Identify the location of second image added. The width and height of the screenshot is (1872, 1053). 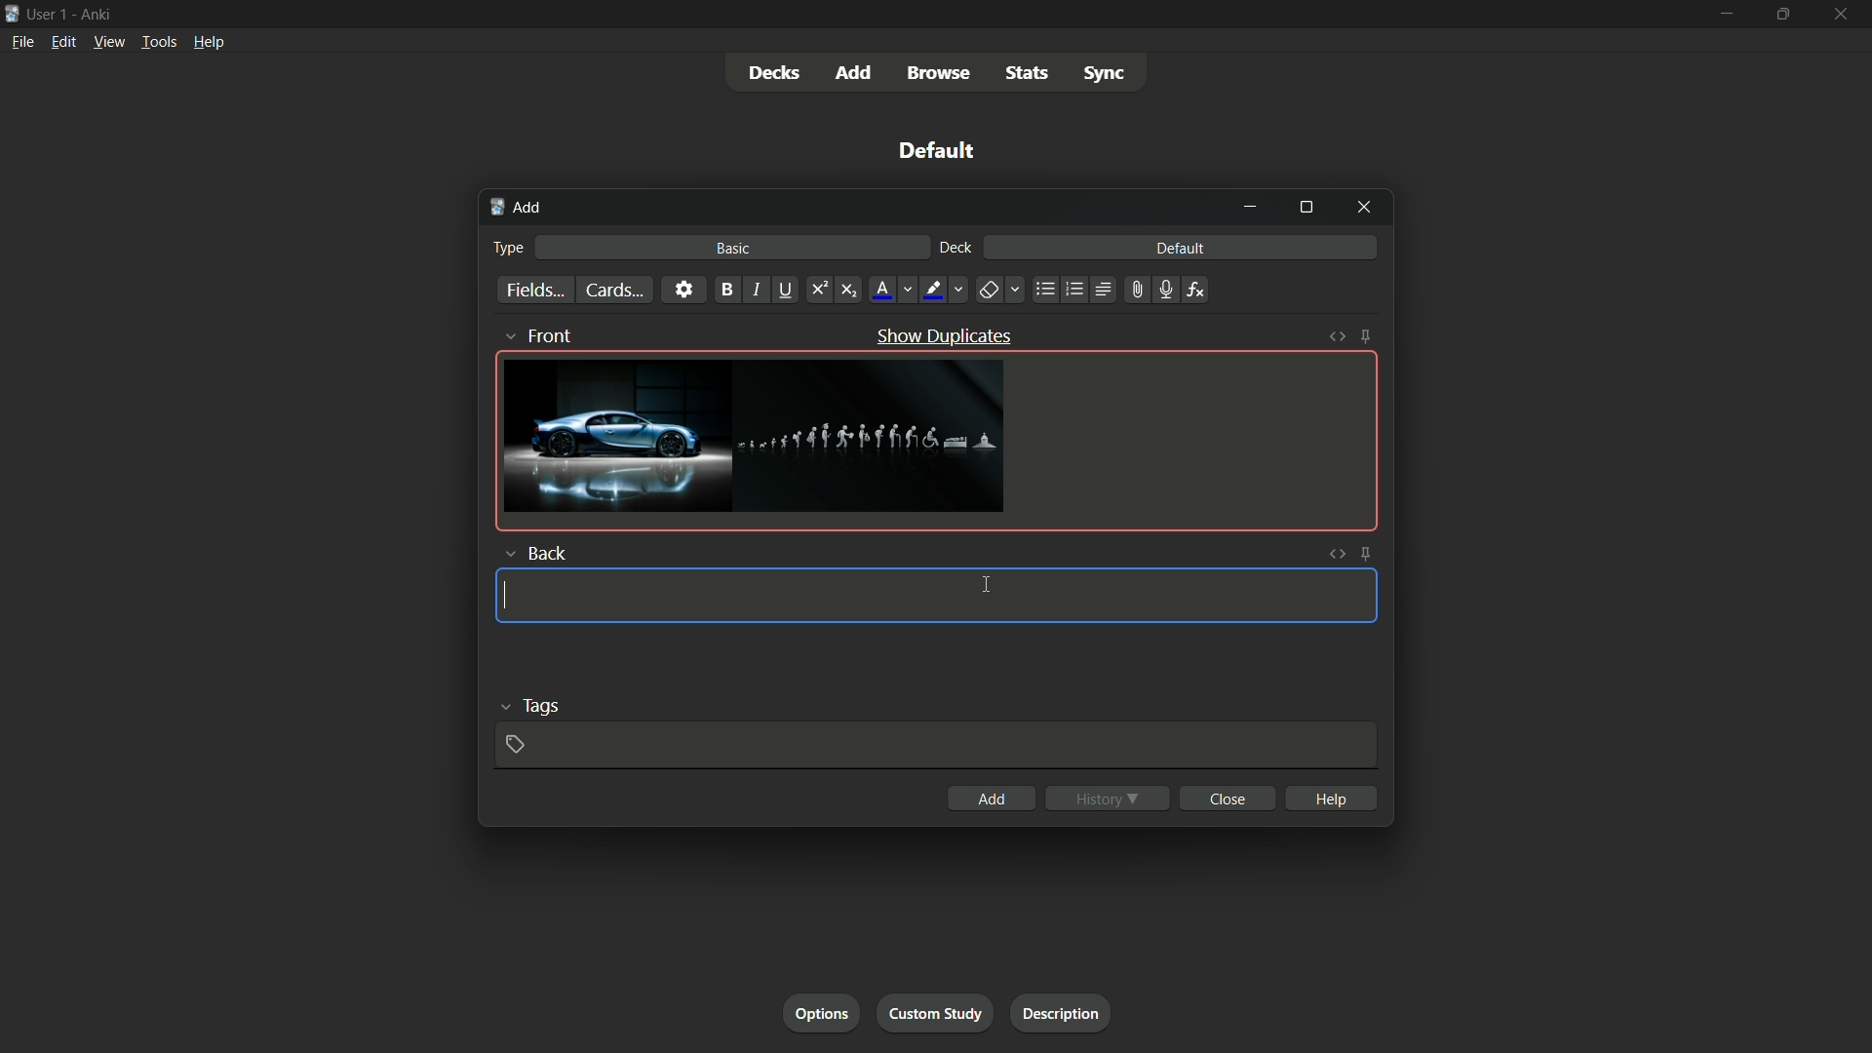
(874, 438).